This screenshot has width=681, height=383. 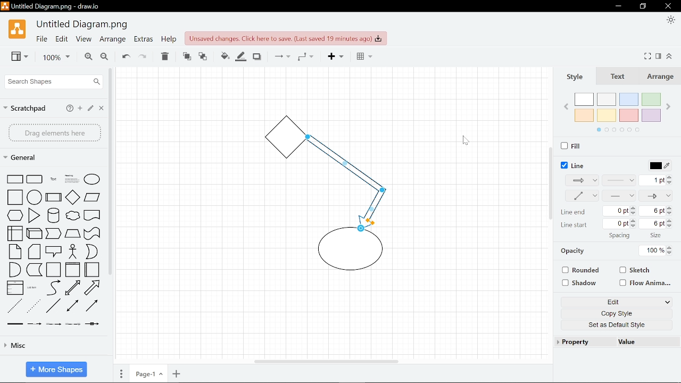 I want to click on shape, so click(x=92, y=179).